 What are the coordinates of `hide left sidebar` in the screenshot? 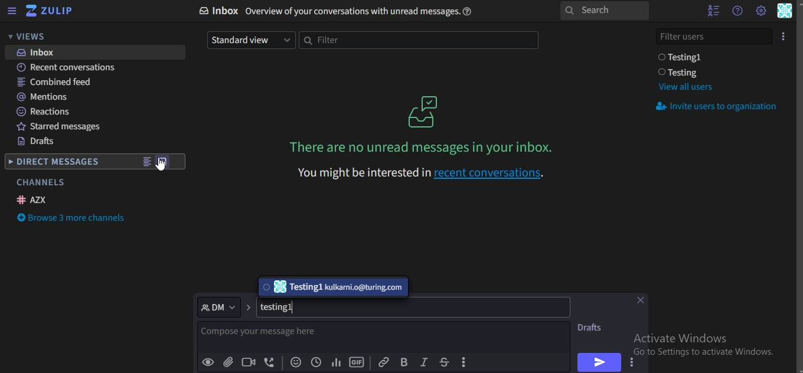 It's located at (12, 12).